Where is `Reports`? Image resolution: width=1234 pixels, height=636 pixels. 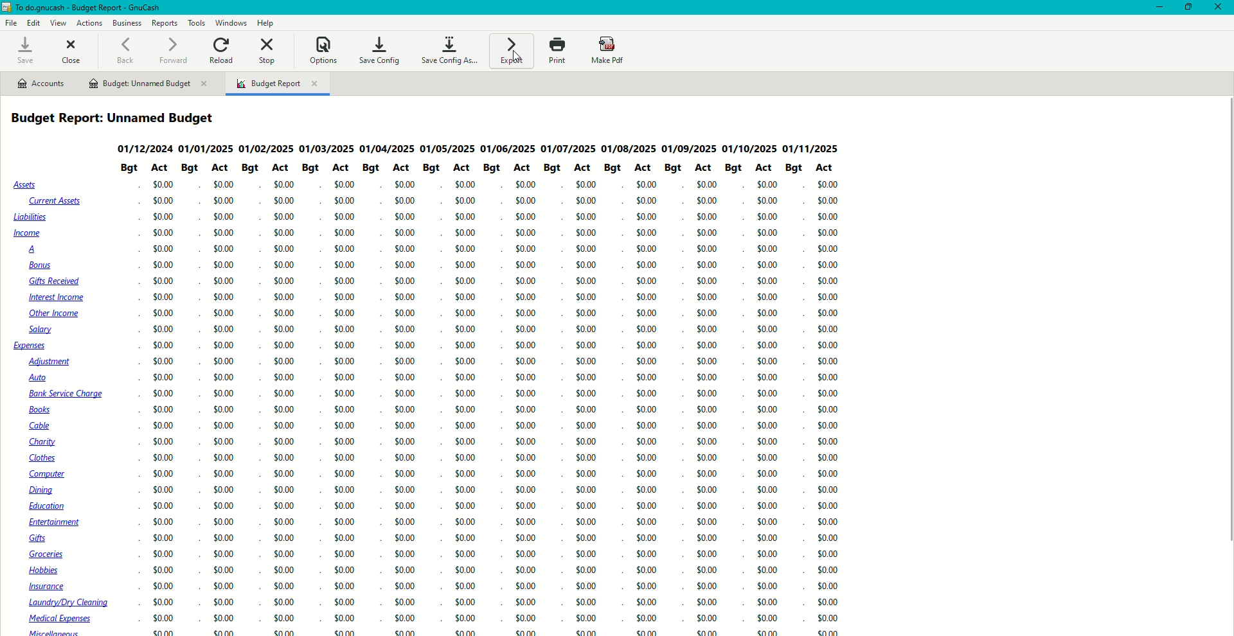
Reports is located at coordinates (165, 23).